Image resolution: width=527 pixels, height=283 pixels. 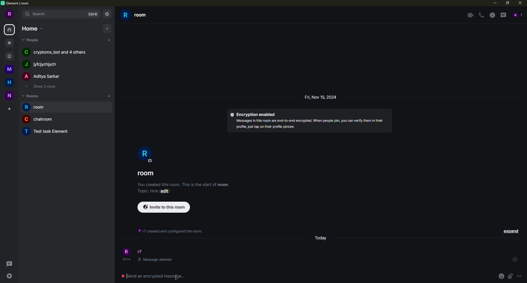 I want to click on room, so click(x=137, y=16).